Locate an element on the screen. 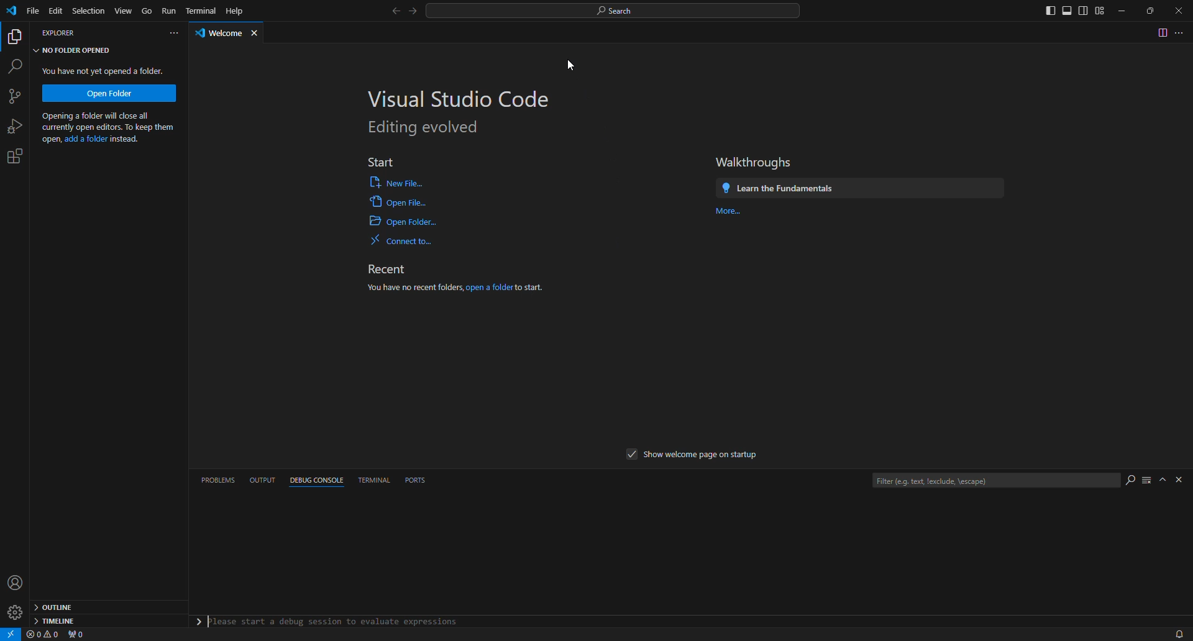 The image size is (1193, 641). ports is located at coordinates (427, 485).